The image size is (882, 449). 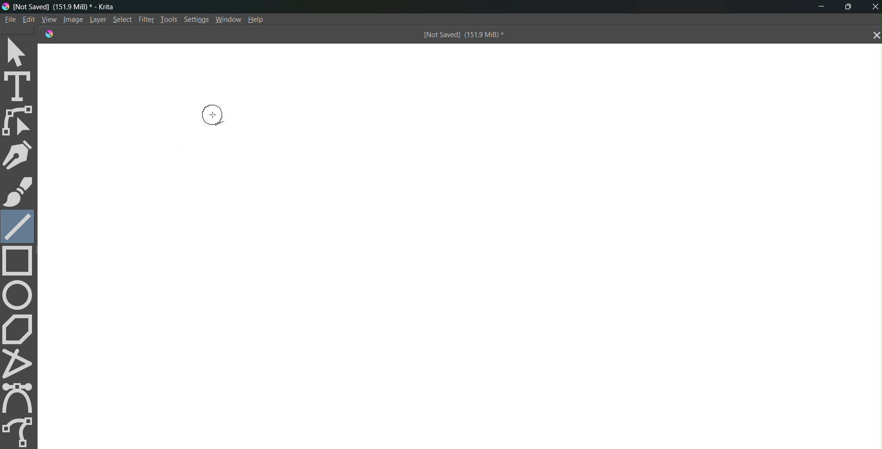 What do you see at coordinates (818, 7) in the screenshot?
I see `minimize` at bounding box center [818, 7].